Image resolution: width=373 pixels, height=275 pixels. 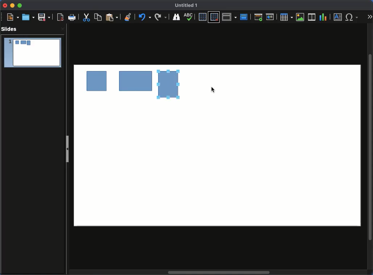 What do you see at coordinates (212, 91) in the screenshot?
I see `cursor` at bounding box center [212, 91].